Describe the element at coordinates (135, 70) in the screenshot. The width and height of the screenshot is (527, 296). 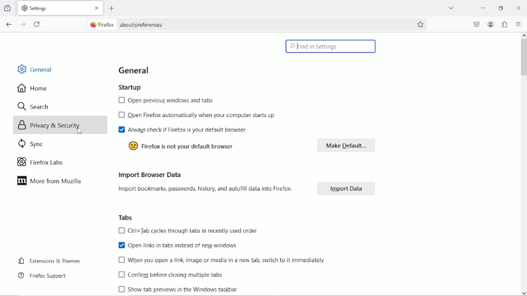
I see `general` at that location.